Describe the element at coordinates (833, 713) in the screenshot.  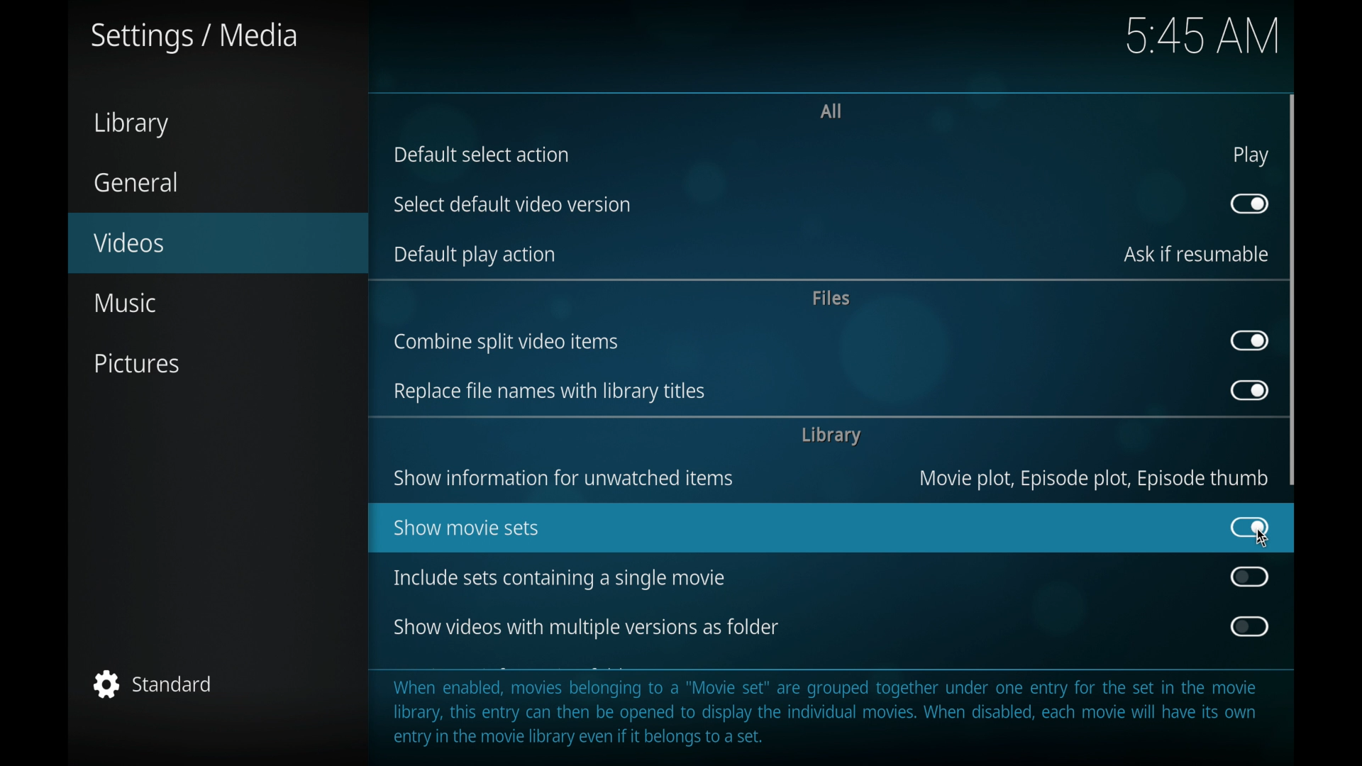
I see `When enabled, movies belonging to a "Movie set" are grouped together under one entry for the set in the movie
library, this entry can then be opened to display the individual movies. When disabled, each movie will have its own
entry in the movie library even if it belongs to a set.` at that location.